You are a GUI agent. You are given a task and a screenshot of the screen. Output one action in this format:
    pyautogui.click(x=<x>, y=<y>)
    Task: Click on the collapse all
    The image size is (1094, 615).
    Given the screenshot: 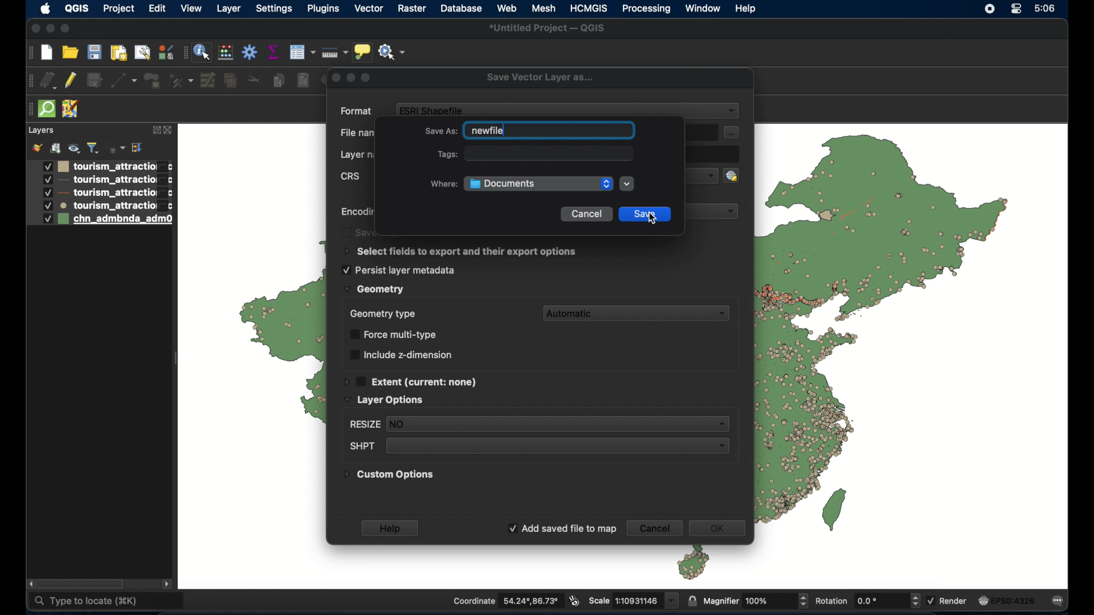 What is the action you would take?
    pyautogui.click(x=137, y=147)
    